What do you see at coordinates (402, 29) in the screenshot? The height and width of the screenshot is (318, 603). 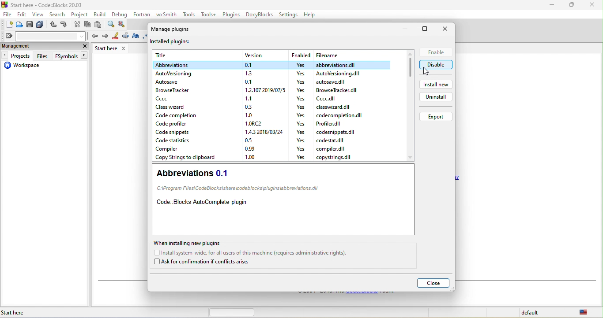 I see `minimize` at bounding box center [402, 29].